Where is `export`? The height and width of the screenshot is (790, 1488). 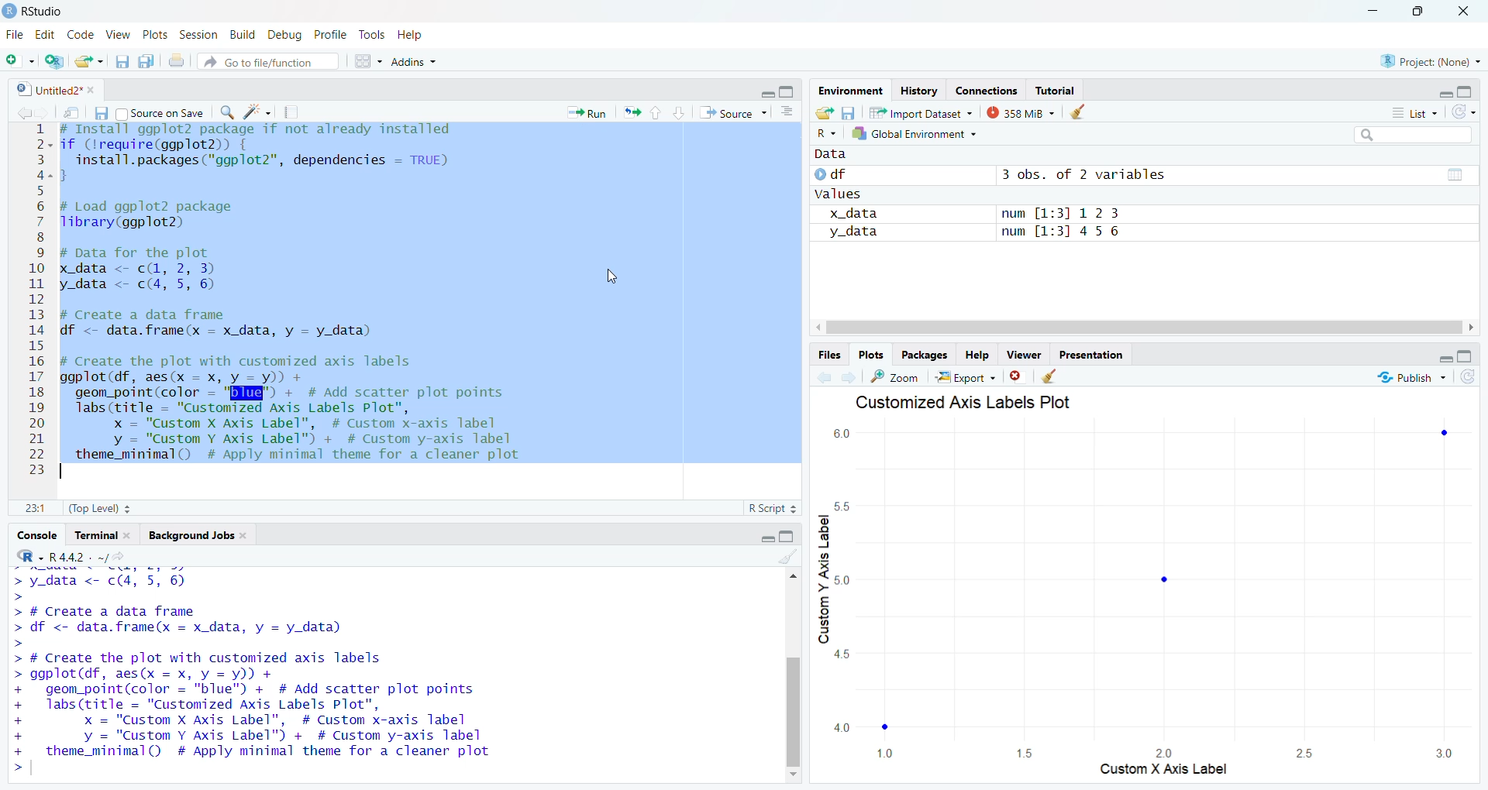
export is located at coordinates (821, 112).